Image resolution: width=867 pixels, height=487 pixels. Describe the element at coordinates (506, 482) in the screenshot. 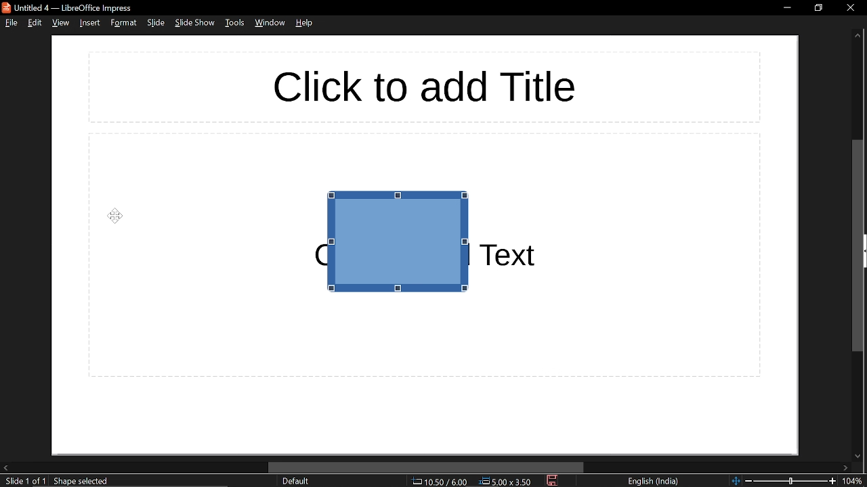

I see `position` at that location.